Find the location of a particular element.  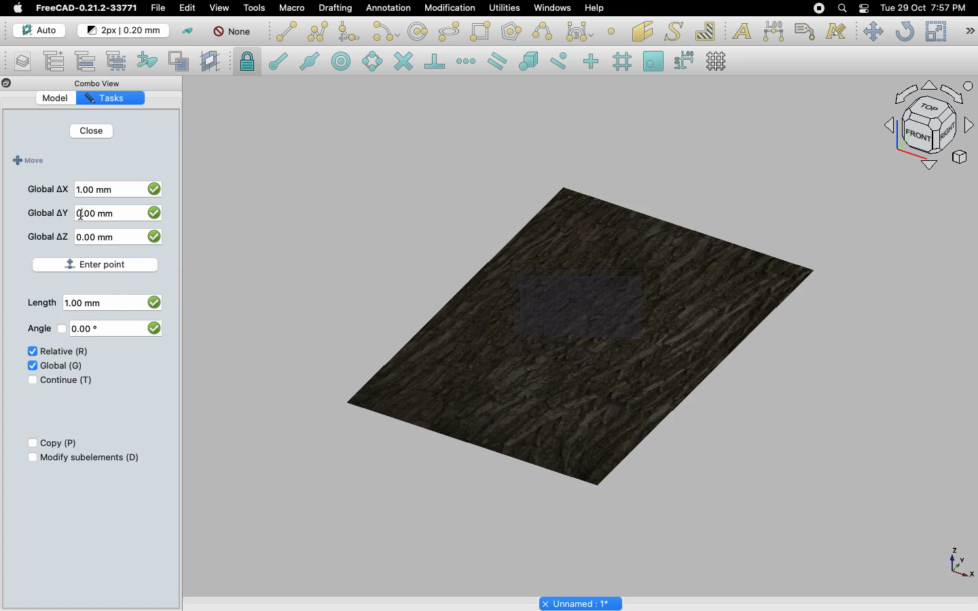

Line is located at coordinates (287, 31).